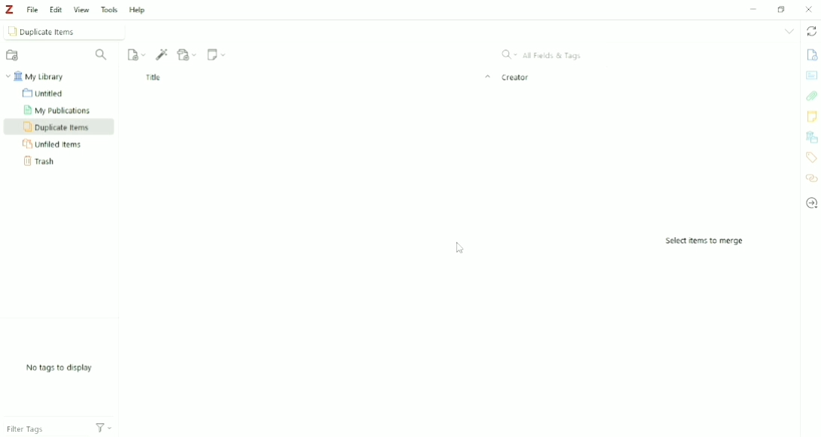 This screenshot has width=821, height=437. What do you see at coordinates (542, 54) in the screenshot?
I see `All Fields & Tags` at bounding box center [542, 54].